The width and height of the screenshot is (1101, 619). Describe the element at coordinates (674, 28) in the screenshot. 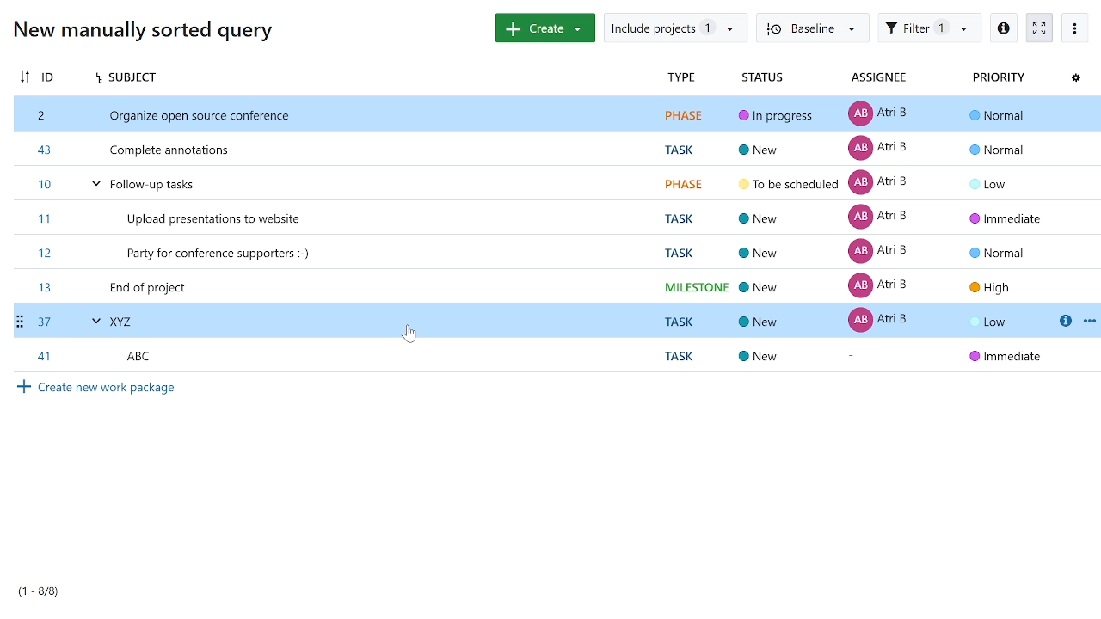

I see `include projects` at that location.